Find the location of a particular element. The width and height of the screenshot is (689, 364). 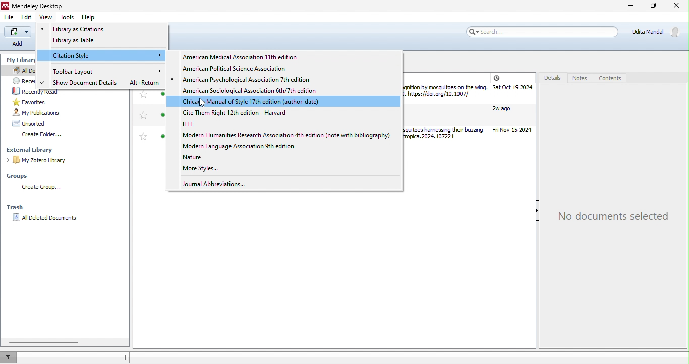

external library is located at coordinates (35, 150).